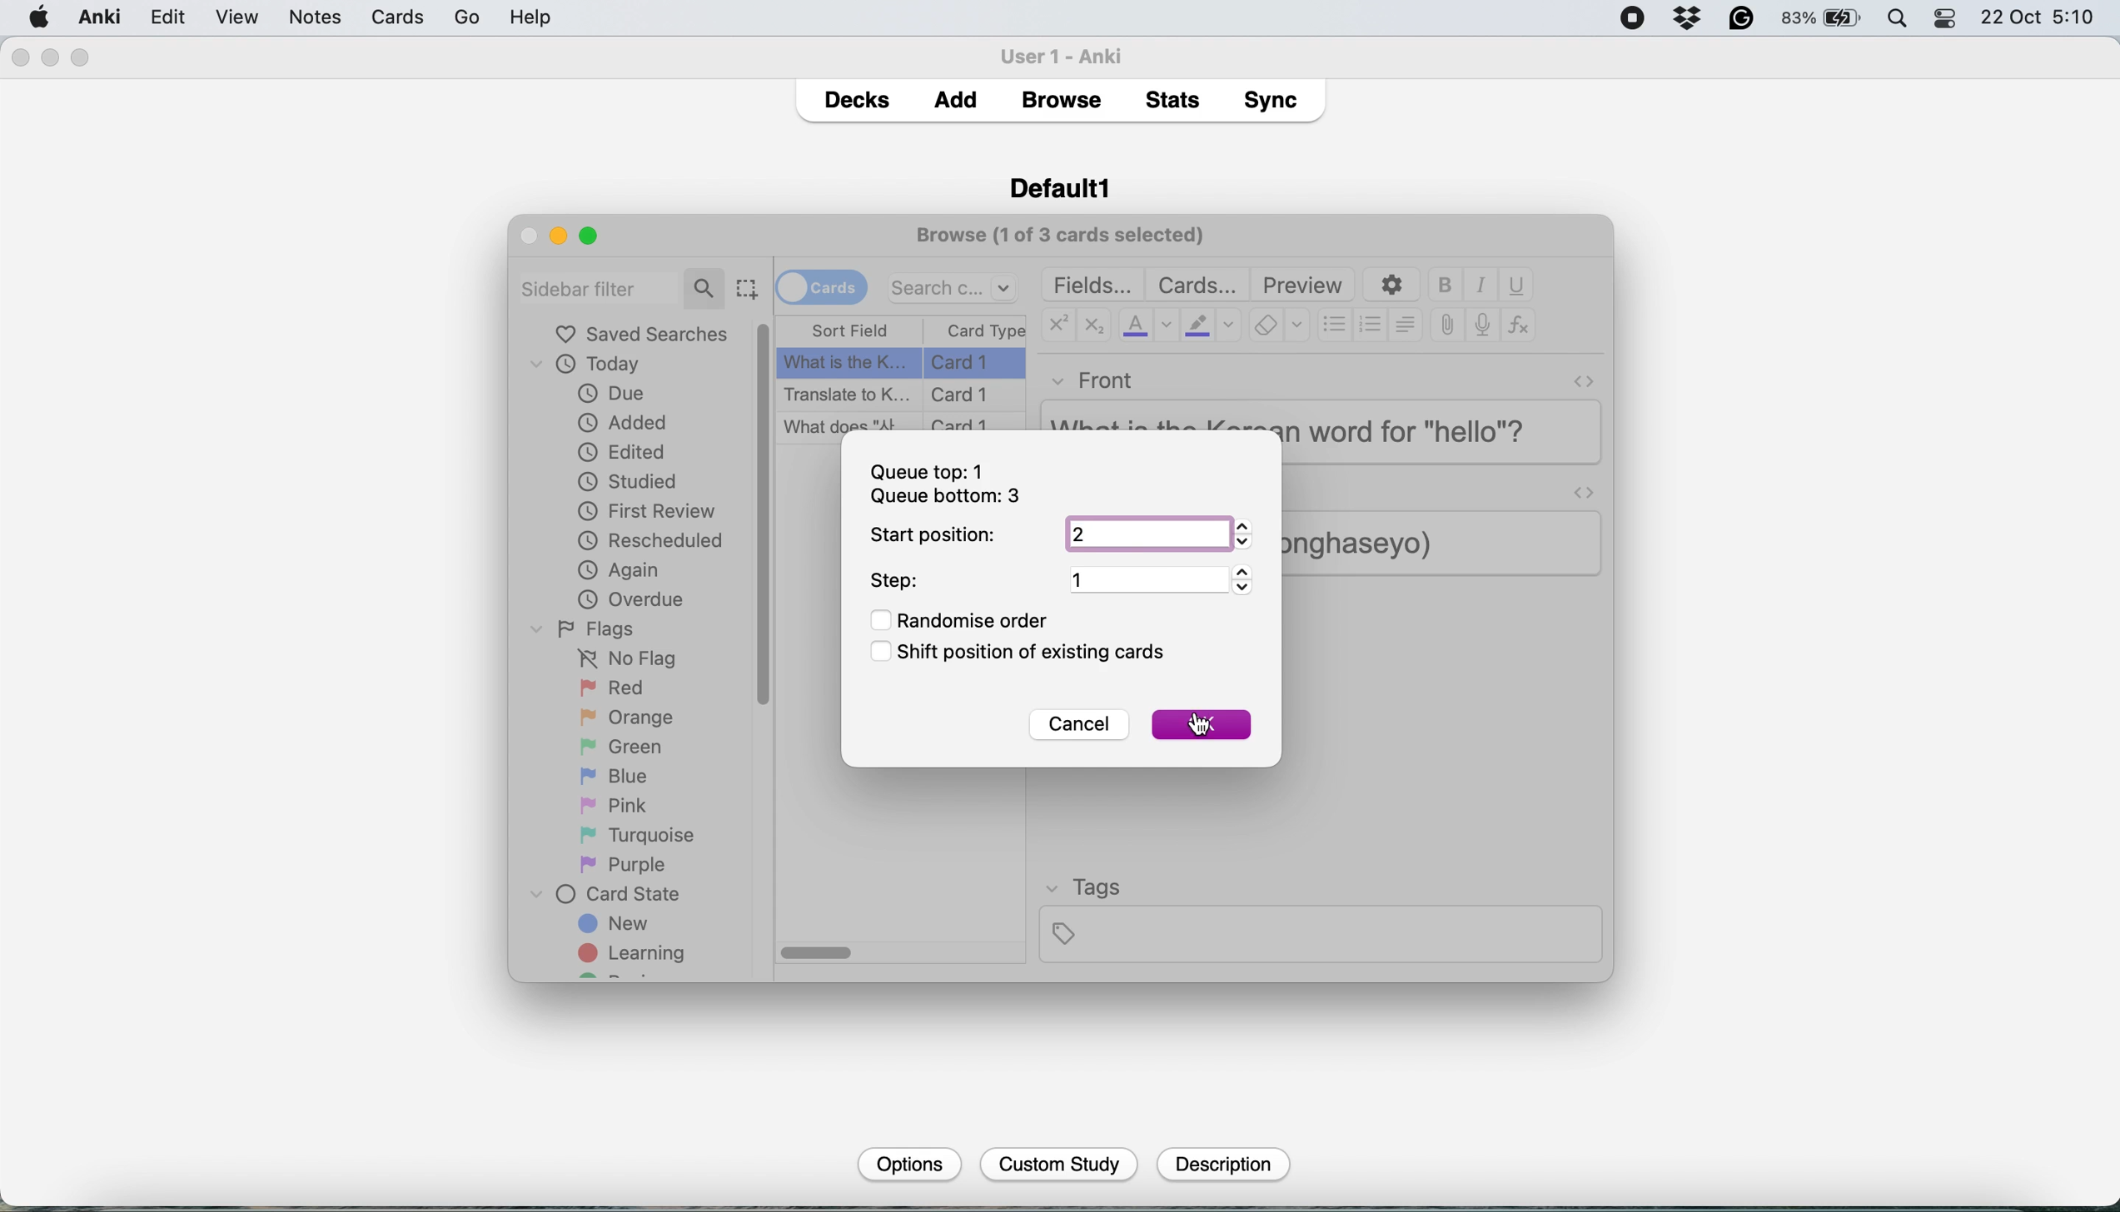 Image resolution: width=2120 pixels, height=1212 pixels. Describe the element at coordinates (1221, 1165) in the screenshot. I see `Description` at that location.